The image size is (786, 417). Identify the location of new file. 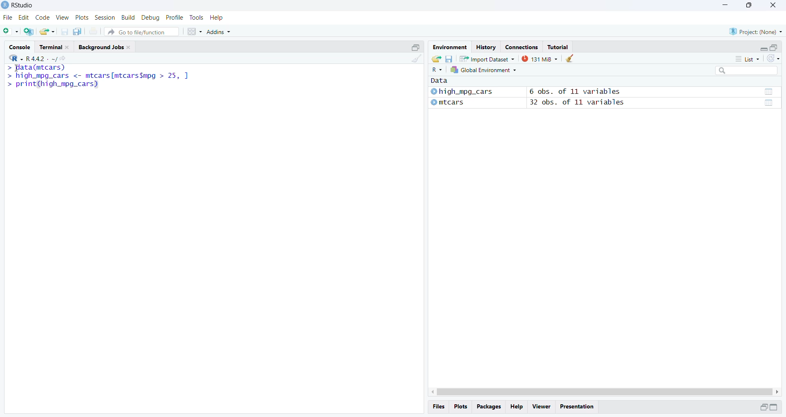
(11, 32).